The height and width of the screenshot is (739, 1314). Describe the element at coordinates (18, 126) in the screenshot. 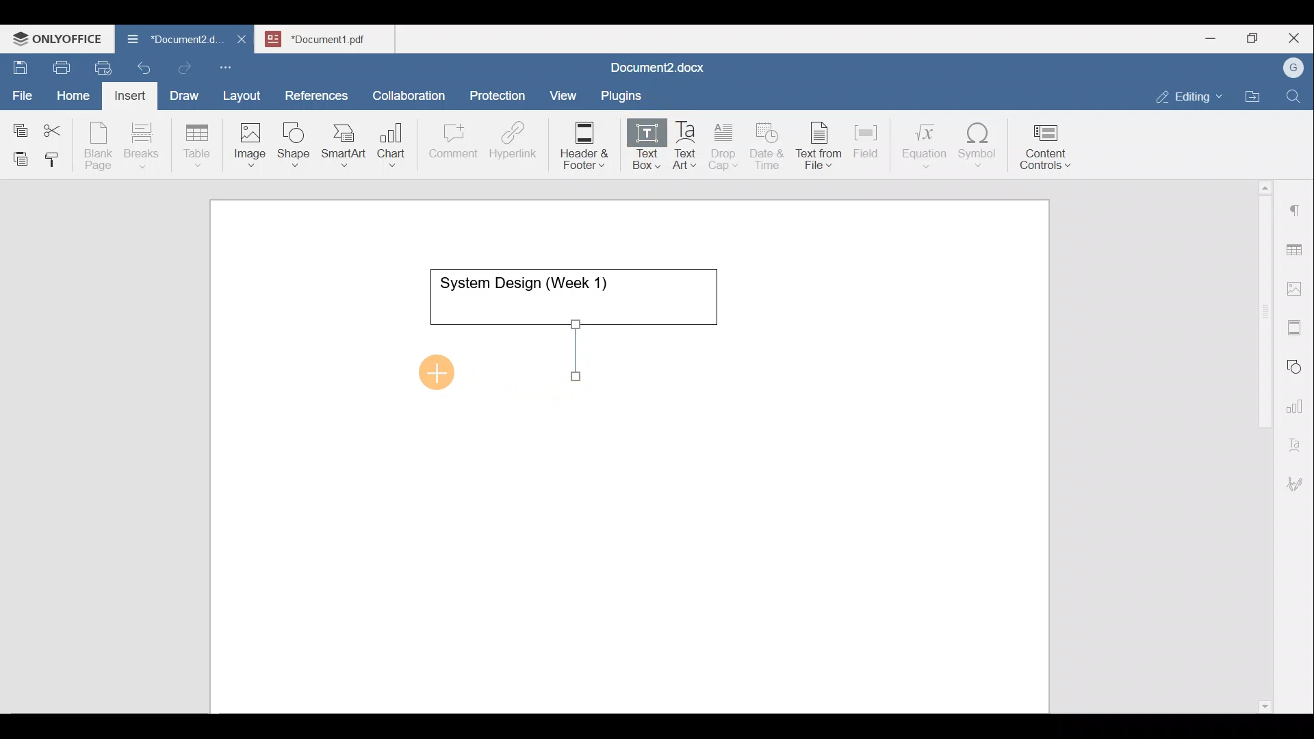

I see `Copy` at that location.